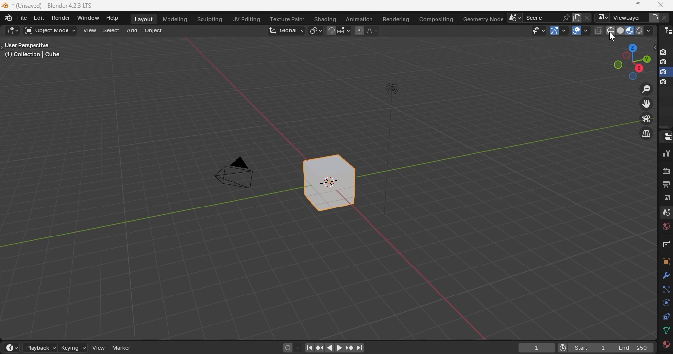 This screenshot has height=354, width=673. What do you see at coordinates (640, 30) in the screenshot?
I see `rendered display` at bounding box center [640, 30].